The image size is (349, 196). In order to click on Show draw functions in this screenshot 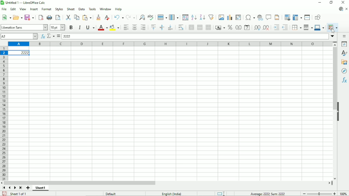, I will do `click(318, 17)`.